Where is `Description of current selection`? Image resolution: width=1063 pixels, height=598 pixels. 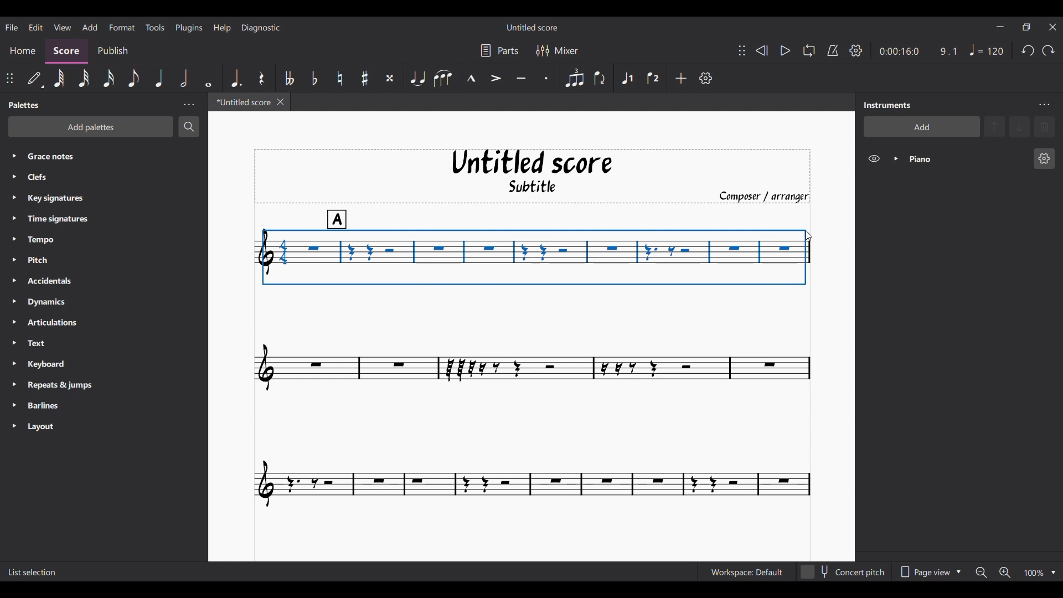
Description of current selection is located at coordinates (33, 573).